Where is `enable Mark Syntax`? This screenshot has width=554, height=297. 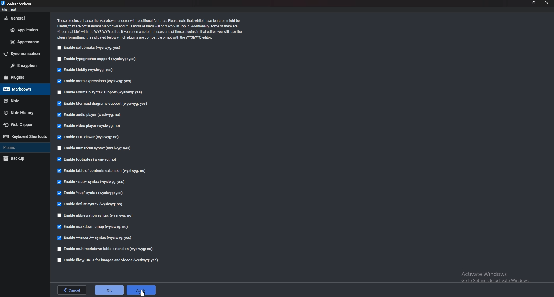
enable Mark Syntax is located at coordinates (100, 149).